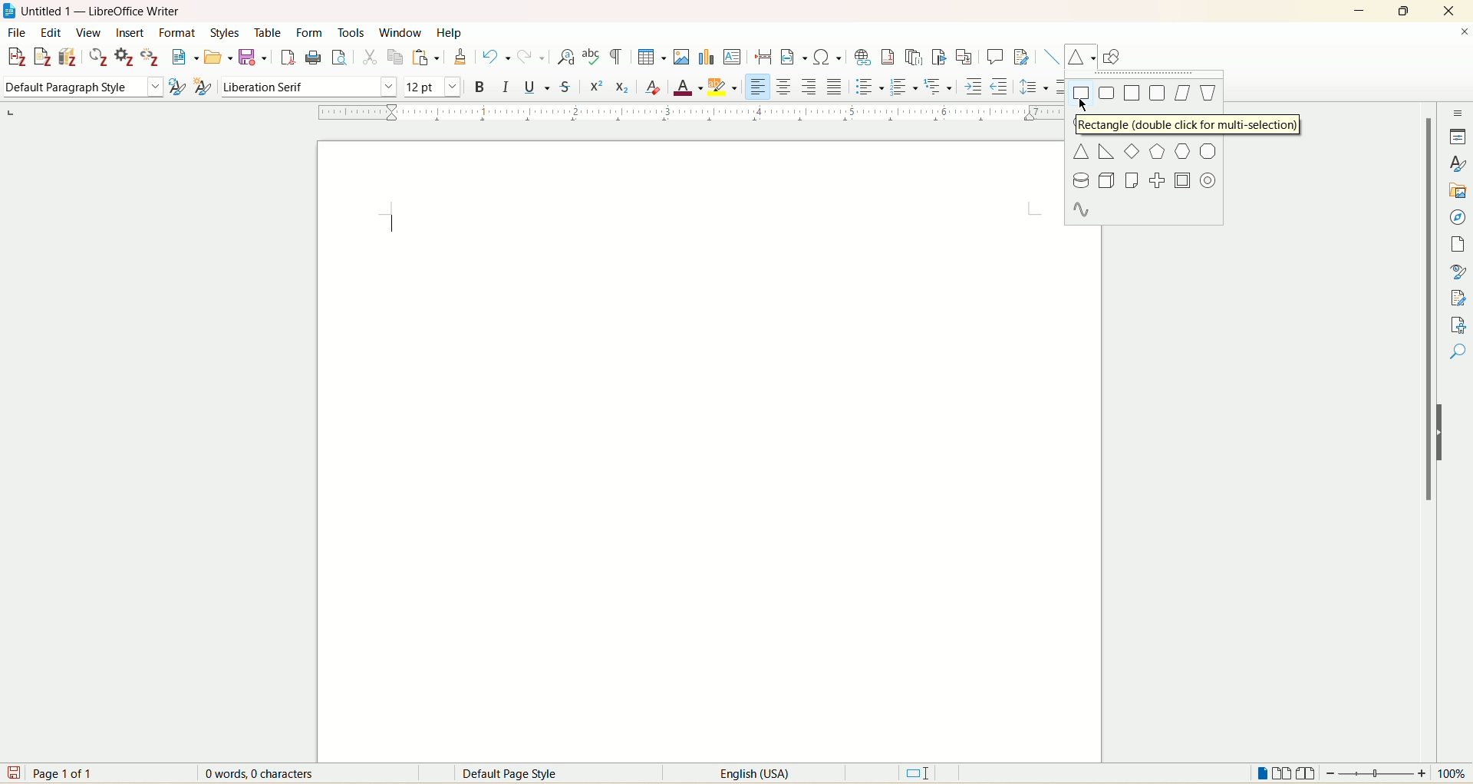 The height and width of the screenshot is (784, 1473). What do you see at coordinates (687, 454) in the screenshot?
I see `page` at bounding box center [687, 454].